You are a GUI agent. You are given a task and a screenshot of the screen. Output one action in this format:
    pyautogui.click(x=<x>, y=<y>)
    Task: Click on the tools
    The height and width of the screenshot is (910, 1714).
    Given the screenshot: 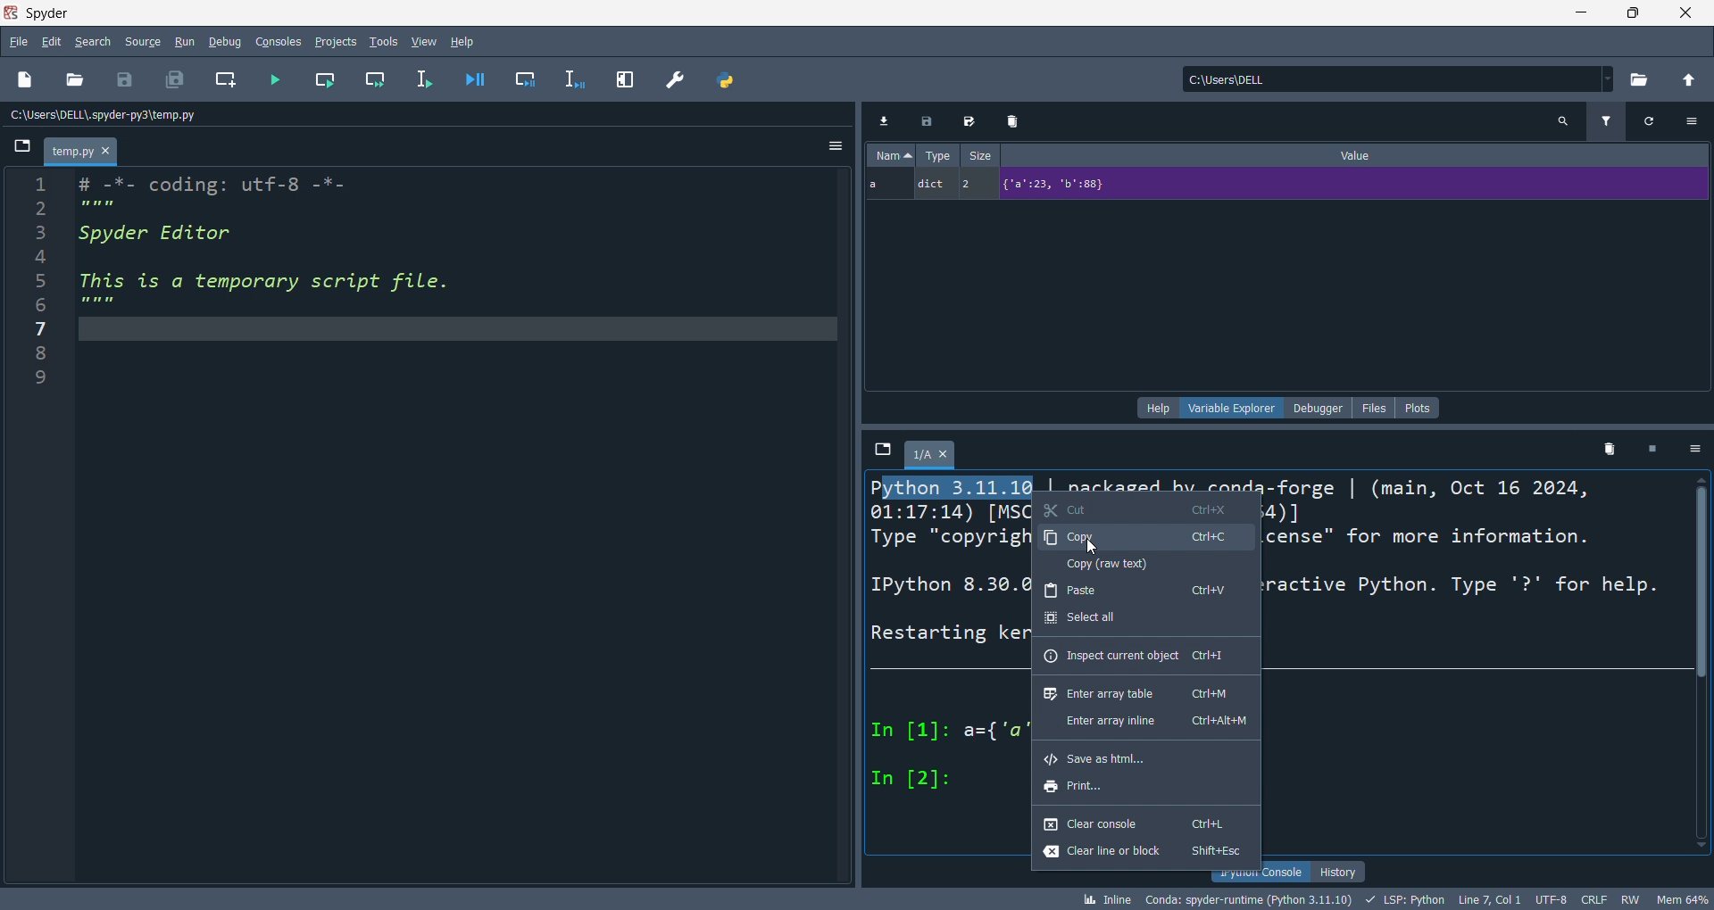 What is the action you would take?
    pyautogui.click(x=384, y=40)
    